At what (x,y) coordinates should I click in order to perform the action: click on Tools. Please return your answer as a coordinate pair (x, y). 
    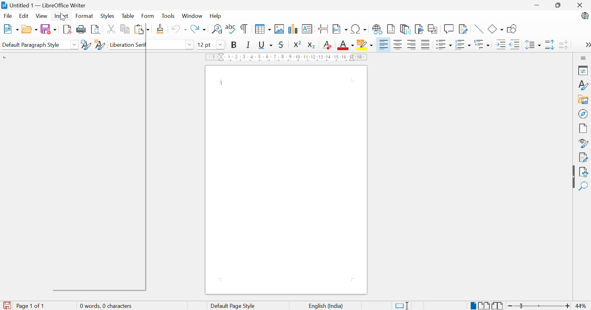
    Looking at the image, I should click on (168, 16).